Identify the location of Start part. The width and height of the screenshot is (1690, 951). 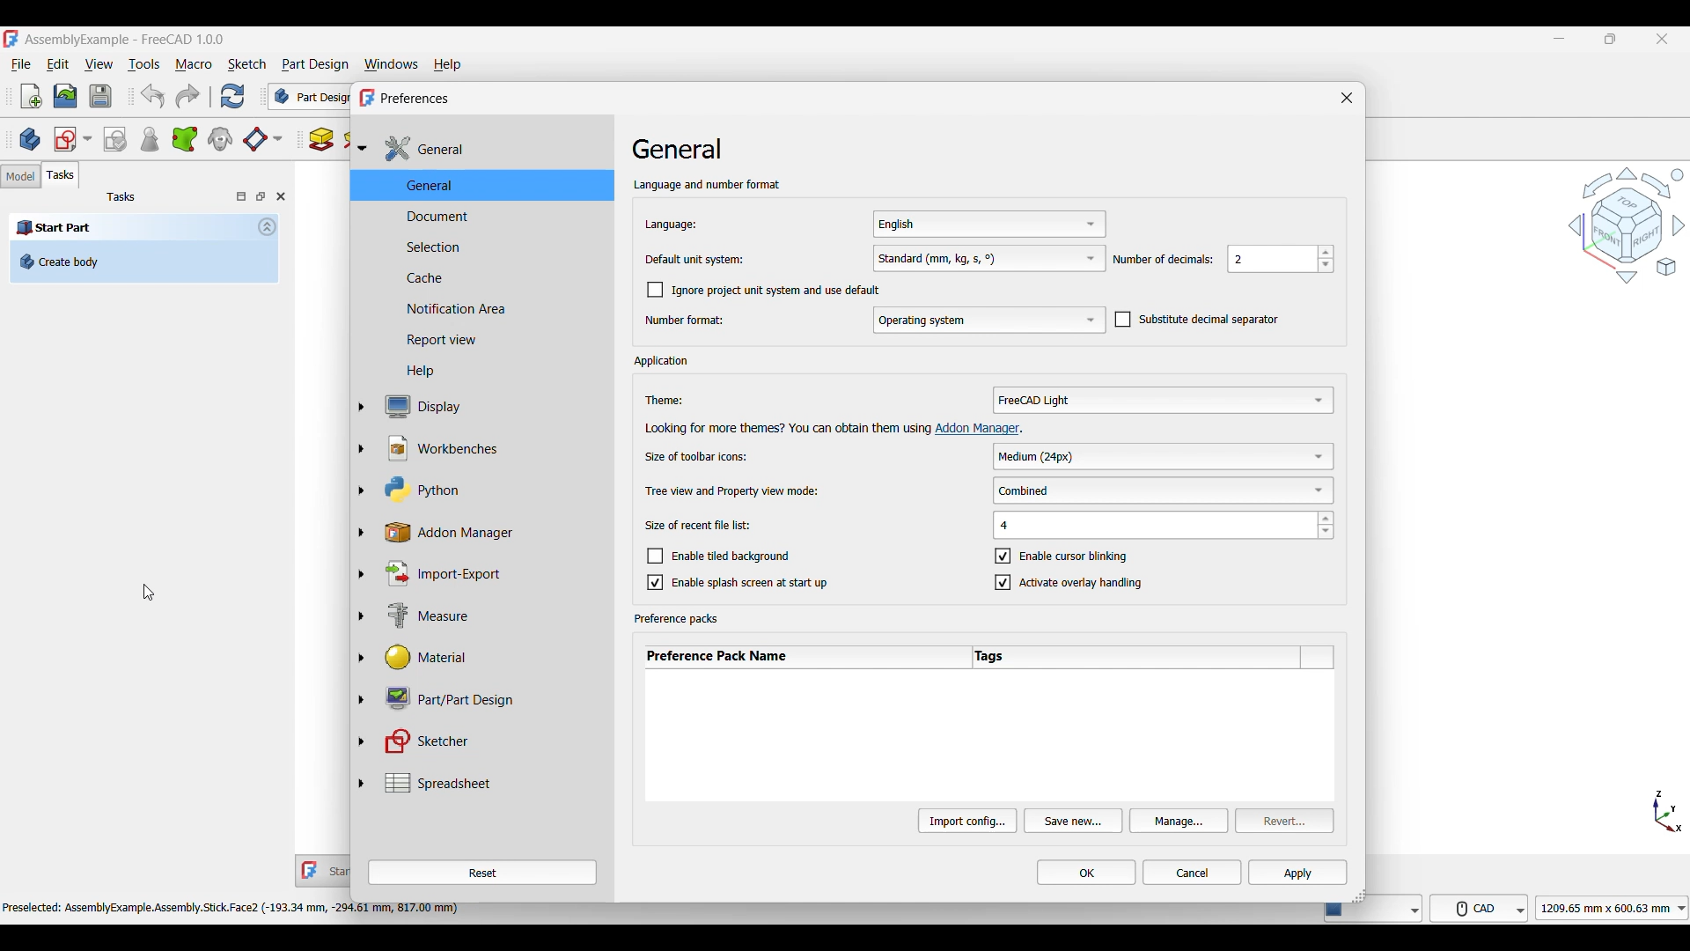
(130, 227).